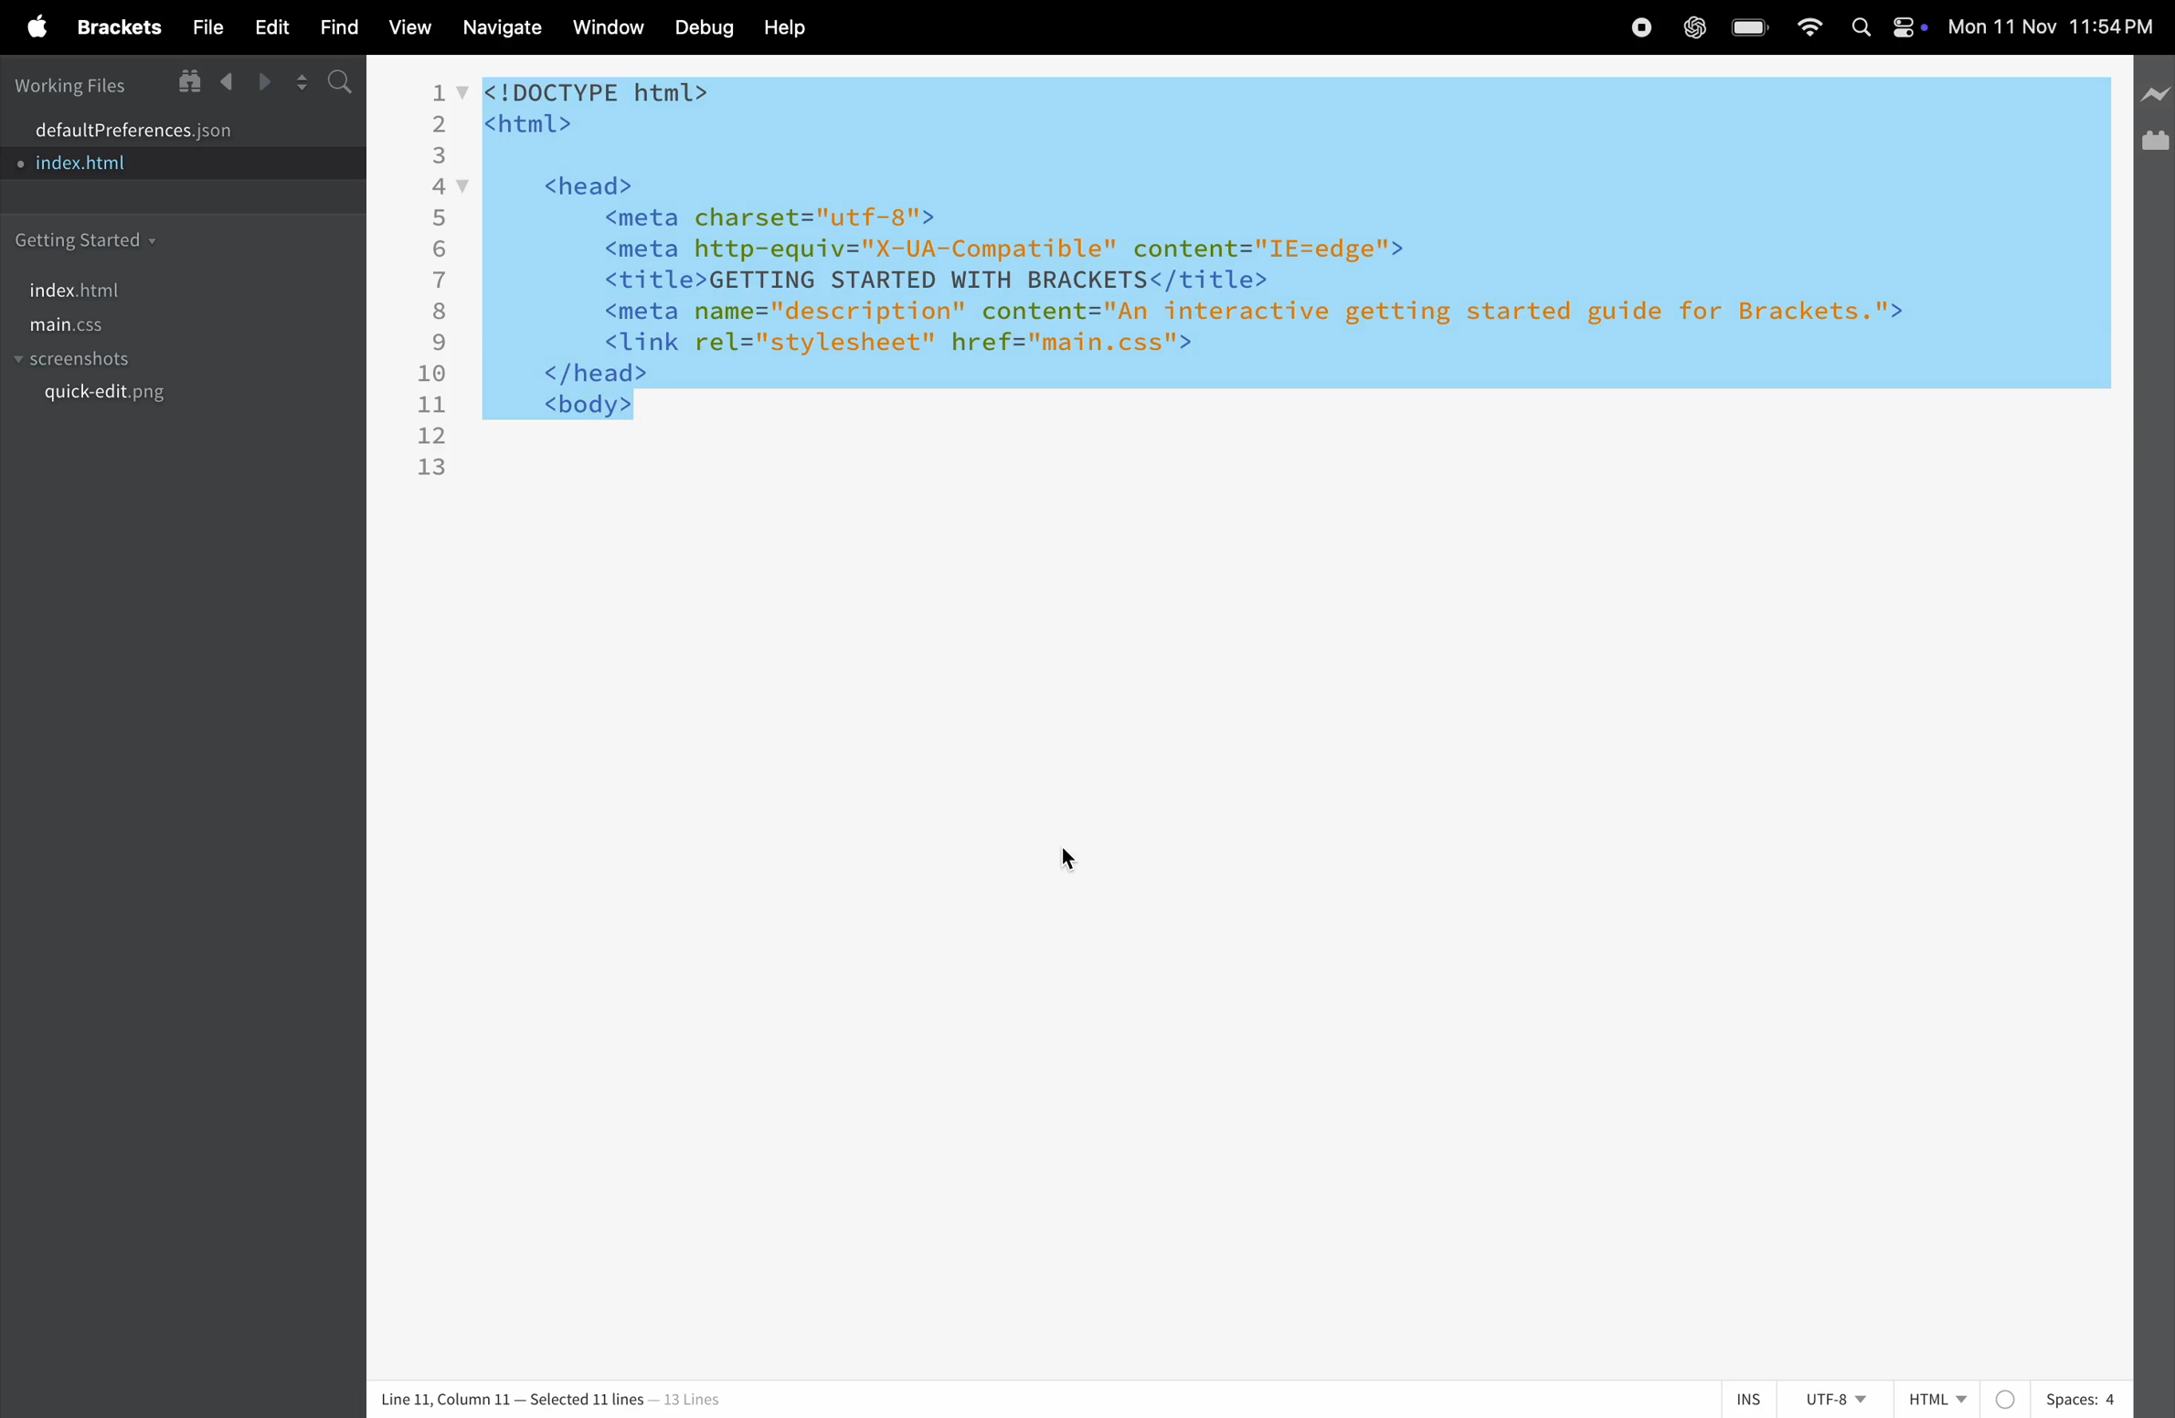  What do you see at coordinates (32, 27) in the screenshot?
I see `apple menu` at bounding box center [32, 27].